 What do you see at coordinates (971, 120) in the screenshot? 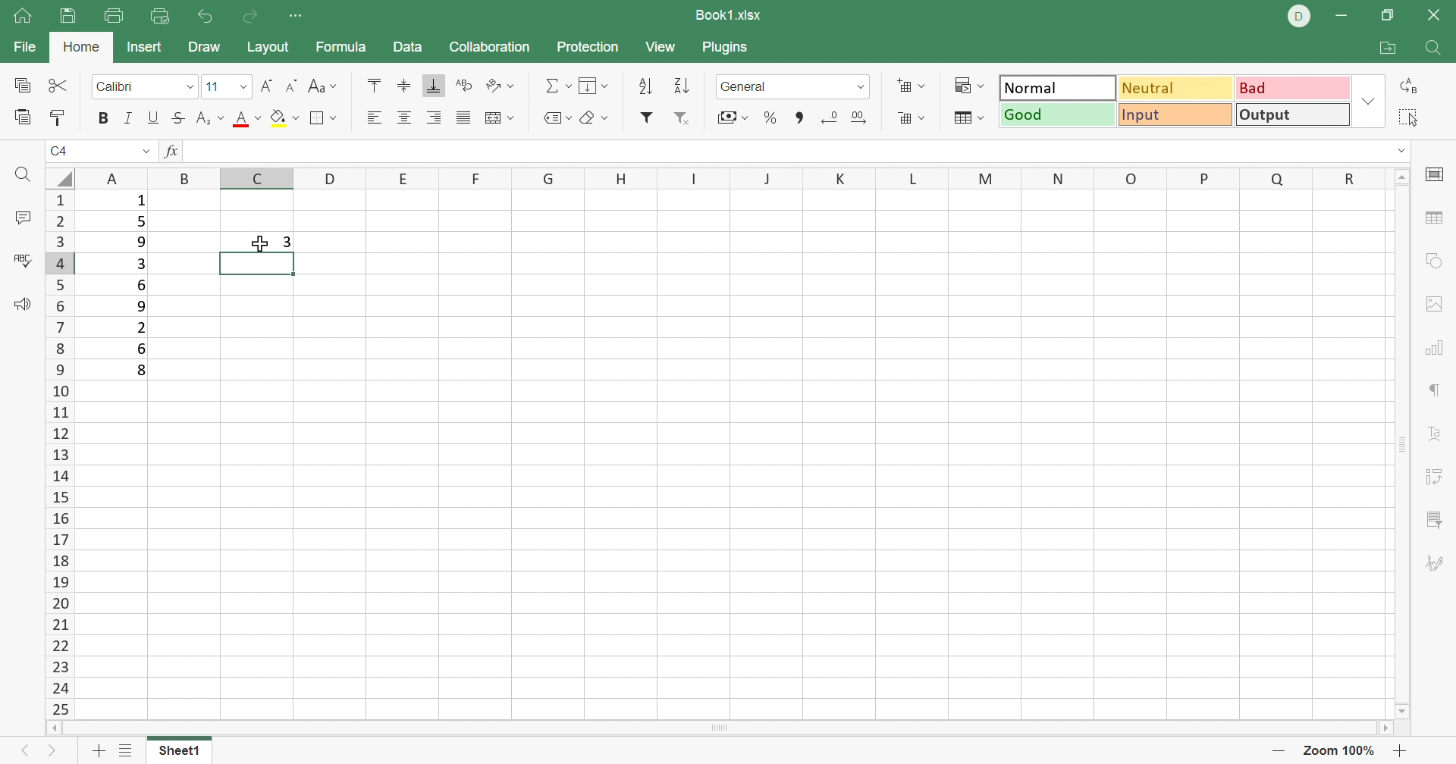
I see `Format as table template` at bounding box center [971, 120].